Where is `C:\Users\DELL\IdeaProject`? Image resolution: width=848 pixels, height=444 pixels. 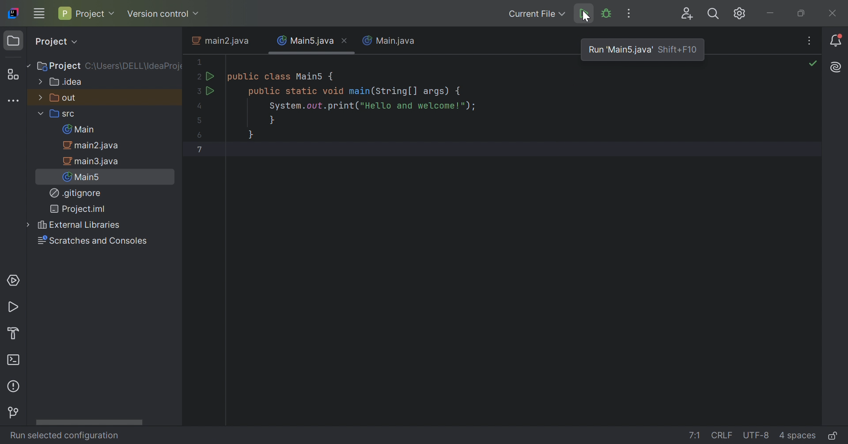
C:\Users\DELL\IdeaProject is located at coordinates (136, 67).